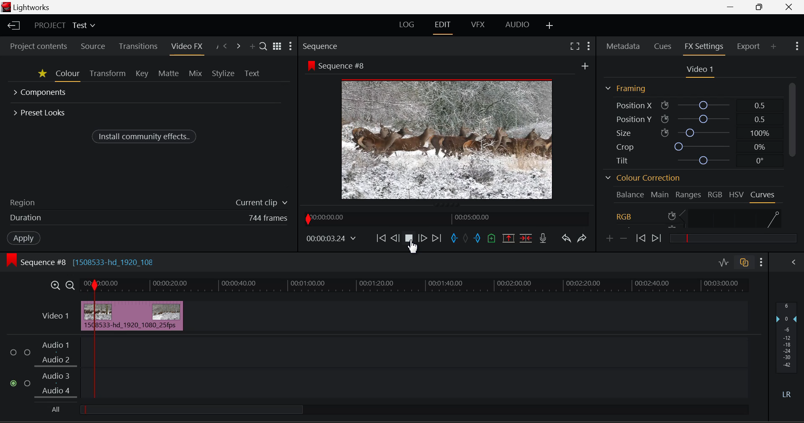  What do you see at coordinates (509, 238) in the screenshot?
I see `Remove Marked Section` at bounding box center [509, 238].